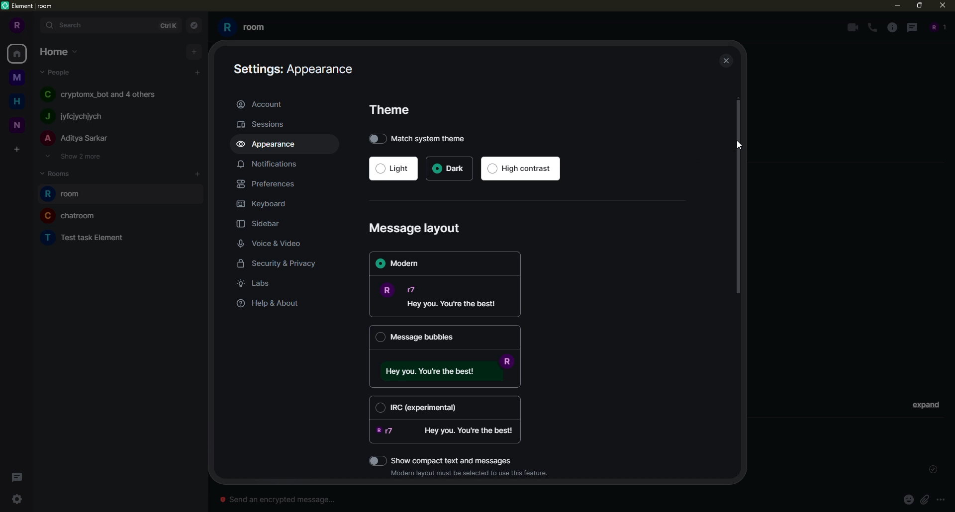 The image size is (955, 512). I want to click on add, so click(194, 51).